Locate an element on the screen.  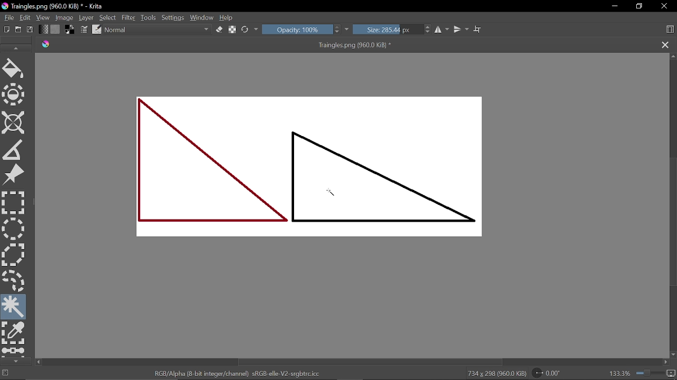
Fill gradient is located at coordinates (43, 29).